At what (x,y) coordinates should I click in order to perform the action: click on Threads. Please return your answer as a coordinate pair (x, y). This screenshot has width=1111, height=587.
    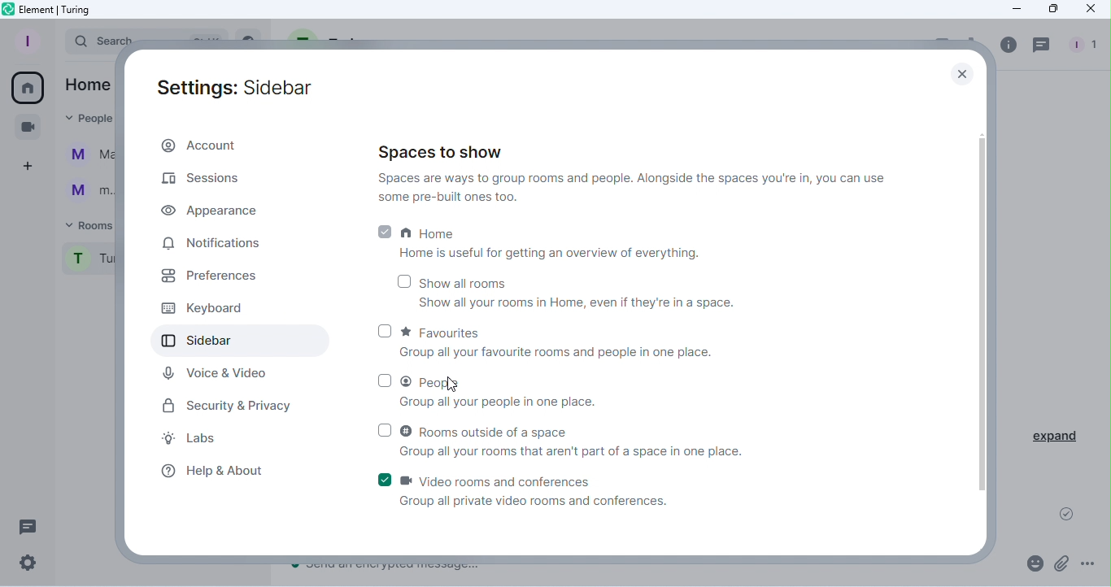
    Looking at the image, I should click on (1041, 46).